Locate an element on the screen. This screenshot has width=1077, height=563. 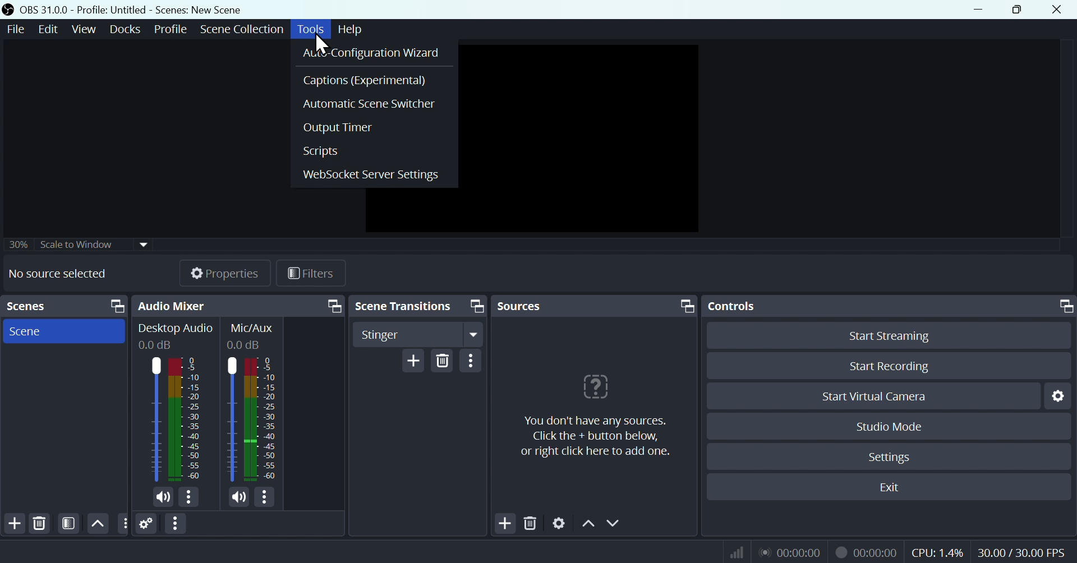
Add is located at coordinates (504, 522).